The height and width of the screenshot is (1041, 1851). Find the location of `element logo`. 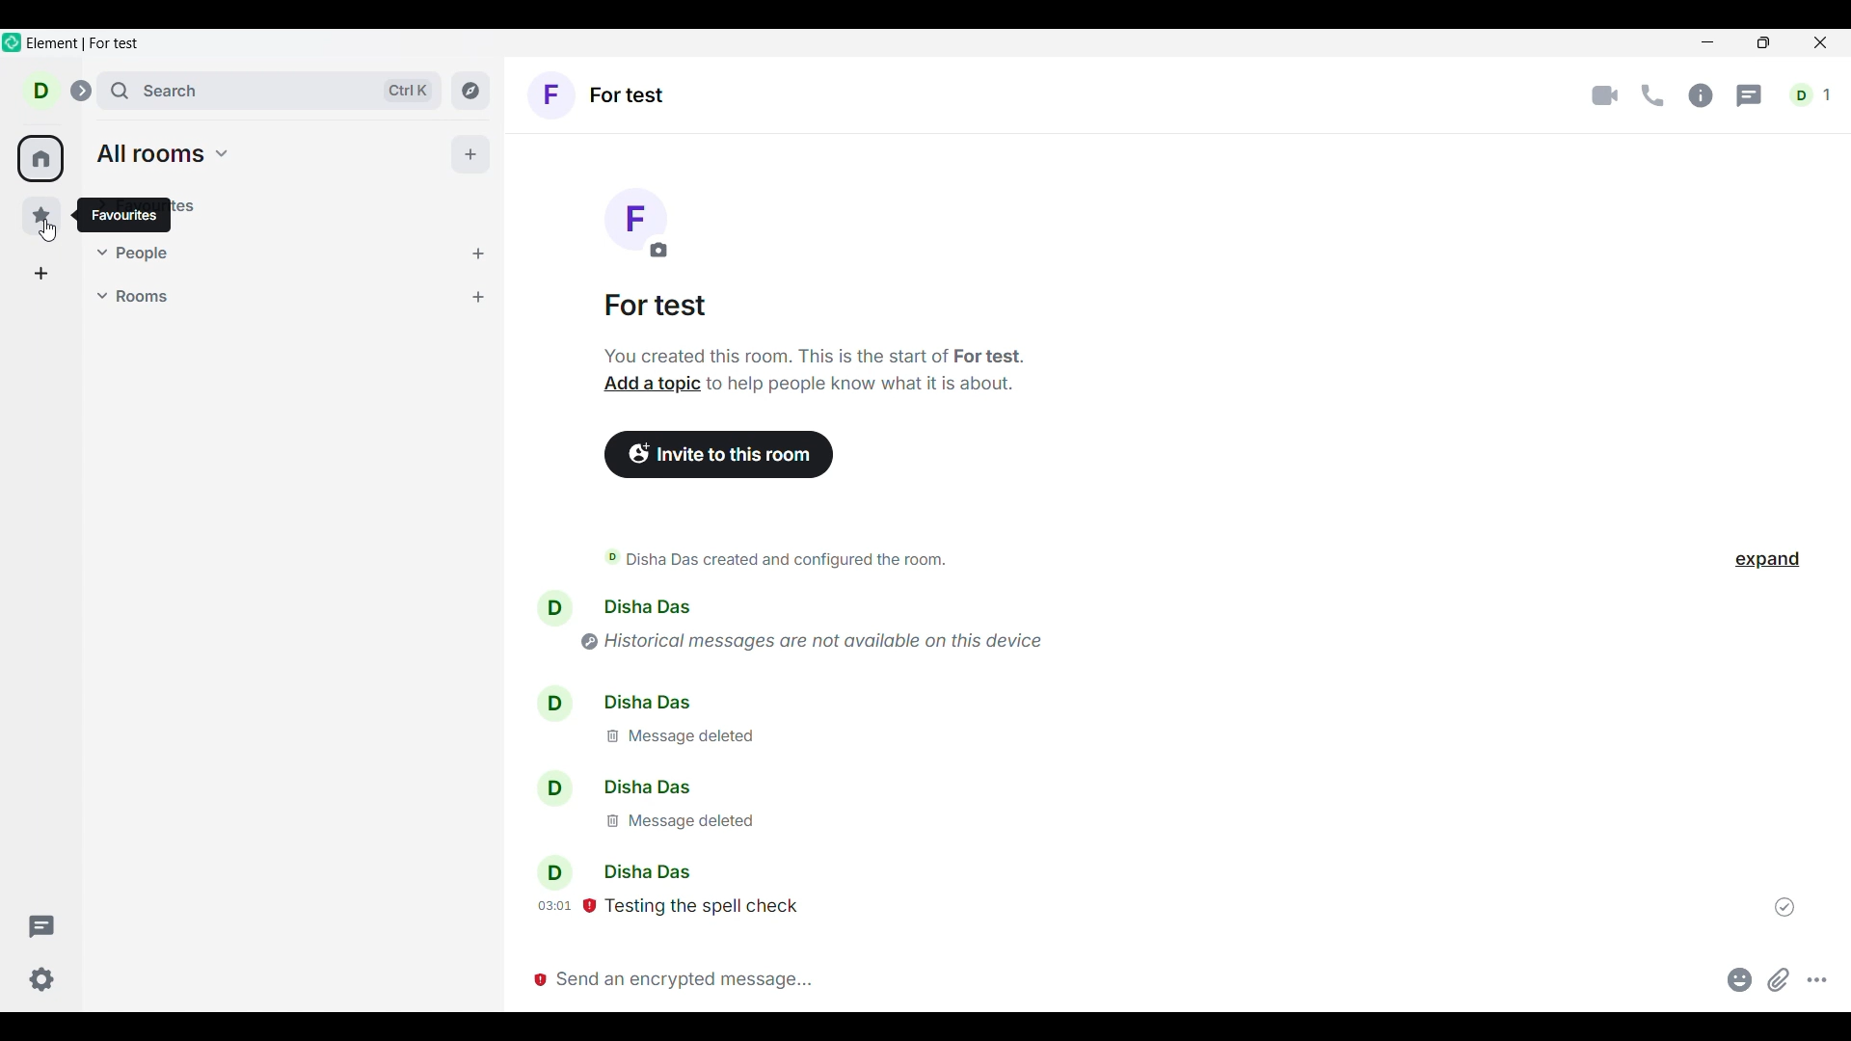

element logo is located at coordinates (13, 42).